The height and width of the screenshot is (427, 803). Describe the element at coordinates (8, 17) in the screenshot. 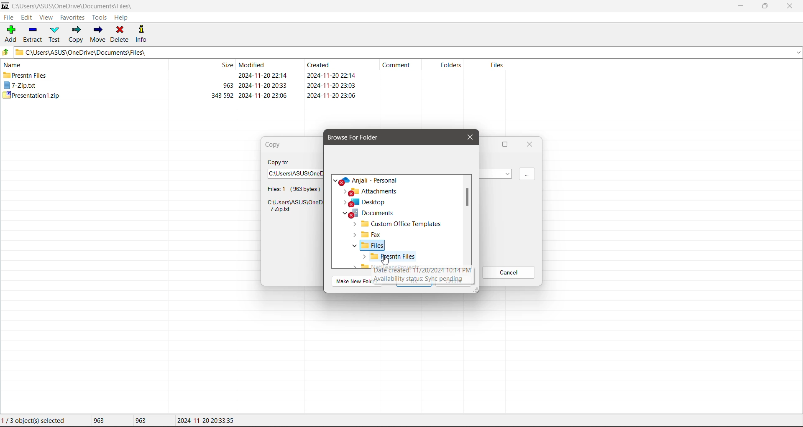

I see `File` at that location.